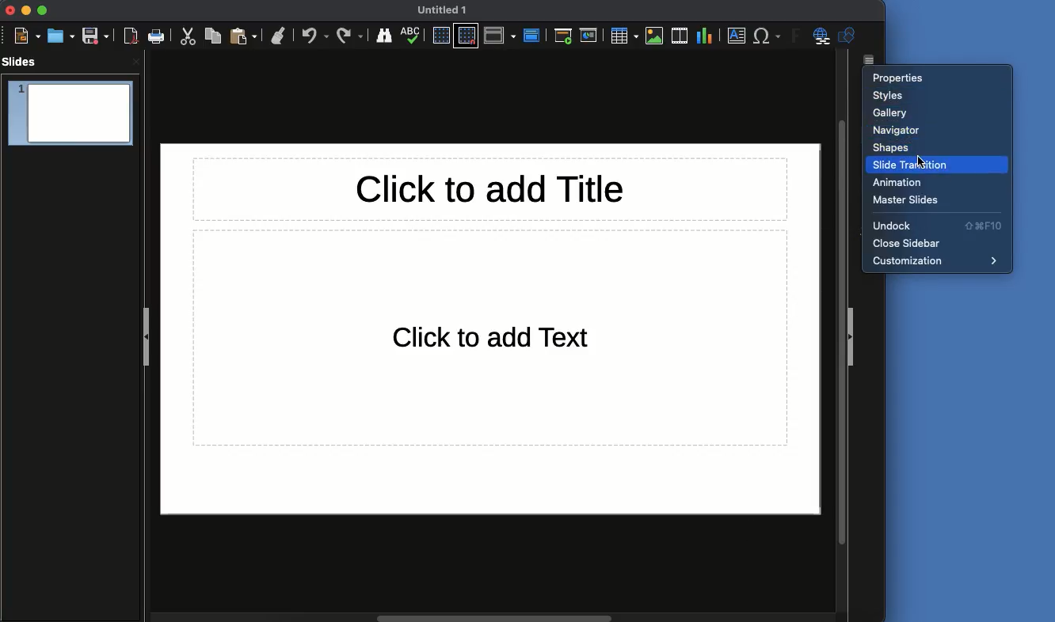 Image resolution: width=1055 pixels, height=622 pixels. What do you see at coordinates (350, 35) in the screenshot?
I see `Redo` at bounding box center [350, 35].